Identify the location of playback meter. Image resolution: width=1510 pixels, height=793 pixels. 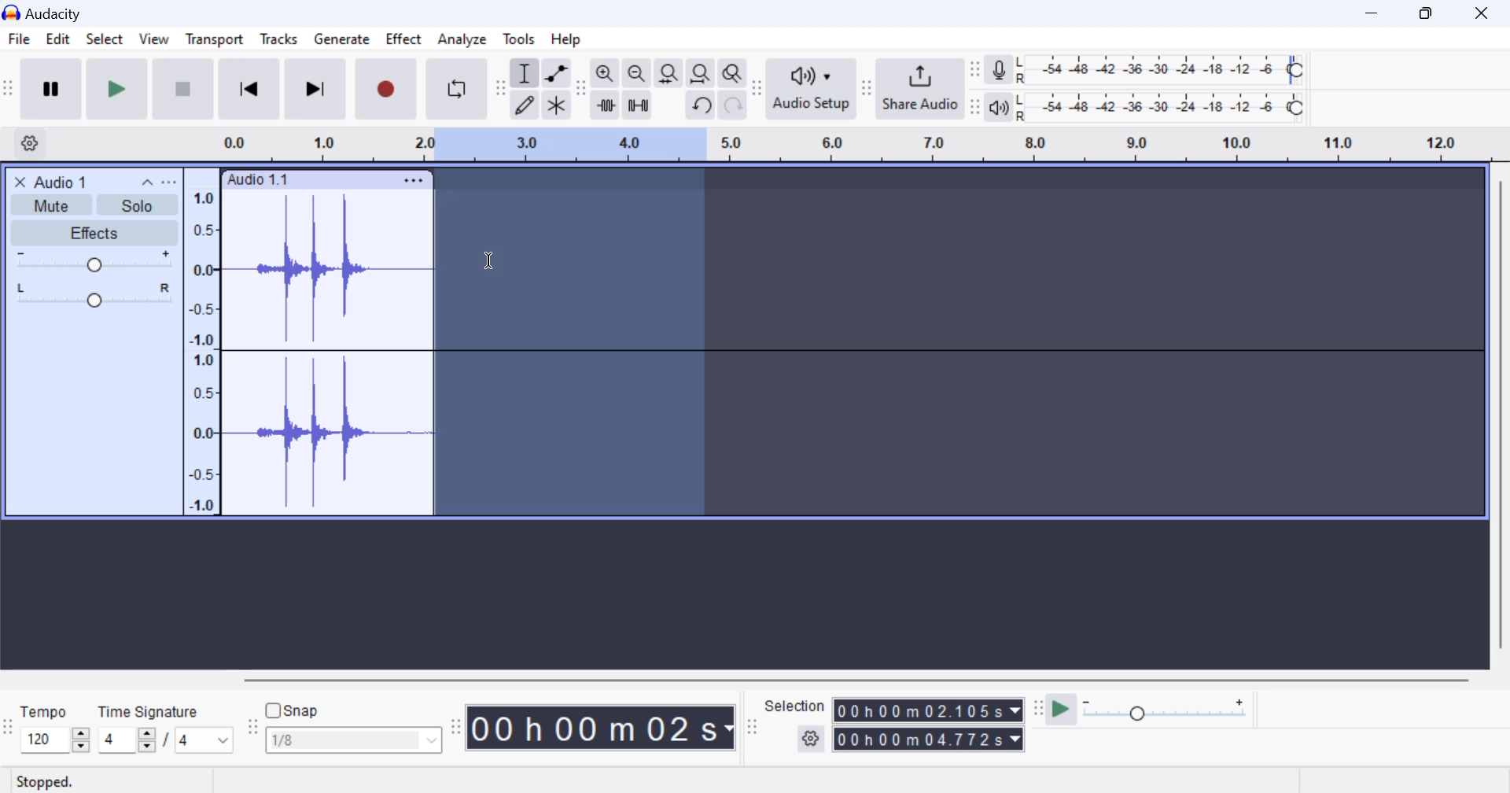
(1000, 107).